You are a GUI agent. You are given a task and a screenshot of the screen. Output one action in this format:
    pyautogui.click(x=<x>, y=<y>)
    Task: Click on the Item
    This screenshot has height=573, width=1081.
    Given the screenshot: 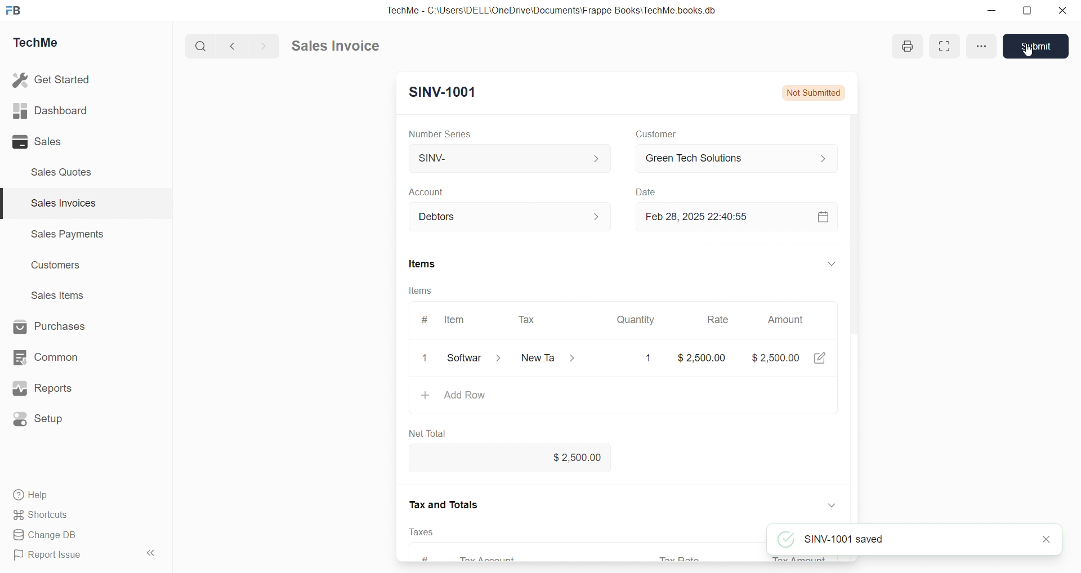 What is the action you would take?
    pyautogui.click(x=455, y=320)
    